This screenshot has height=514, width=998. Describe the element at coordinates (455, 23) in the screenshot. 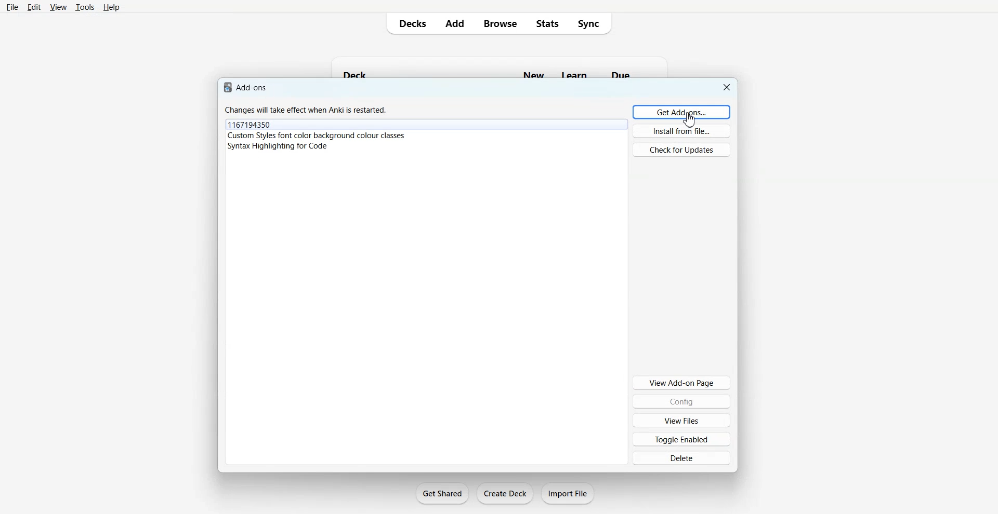

I see `Add` at that location.